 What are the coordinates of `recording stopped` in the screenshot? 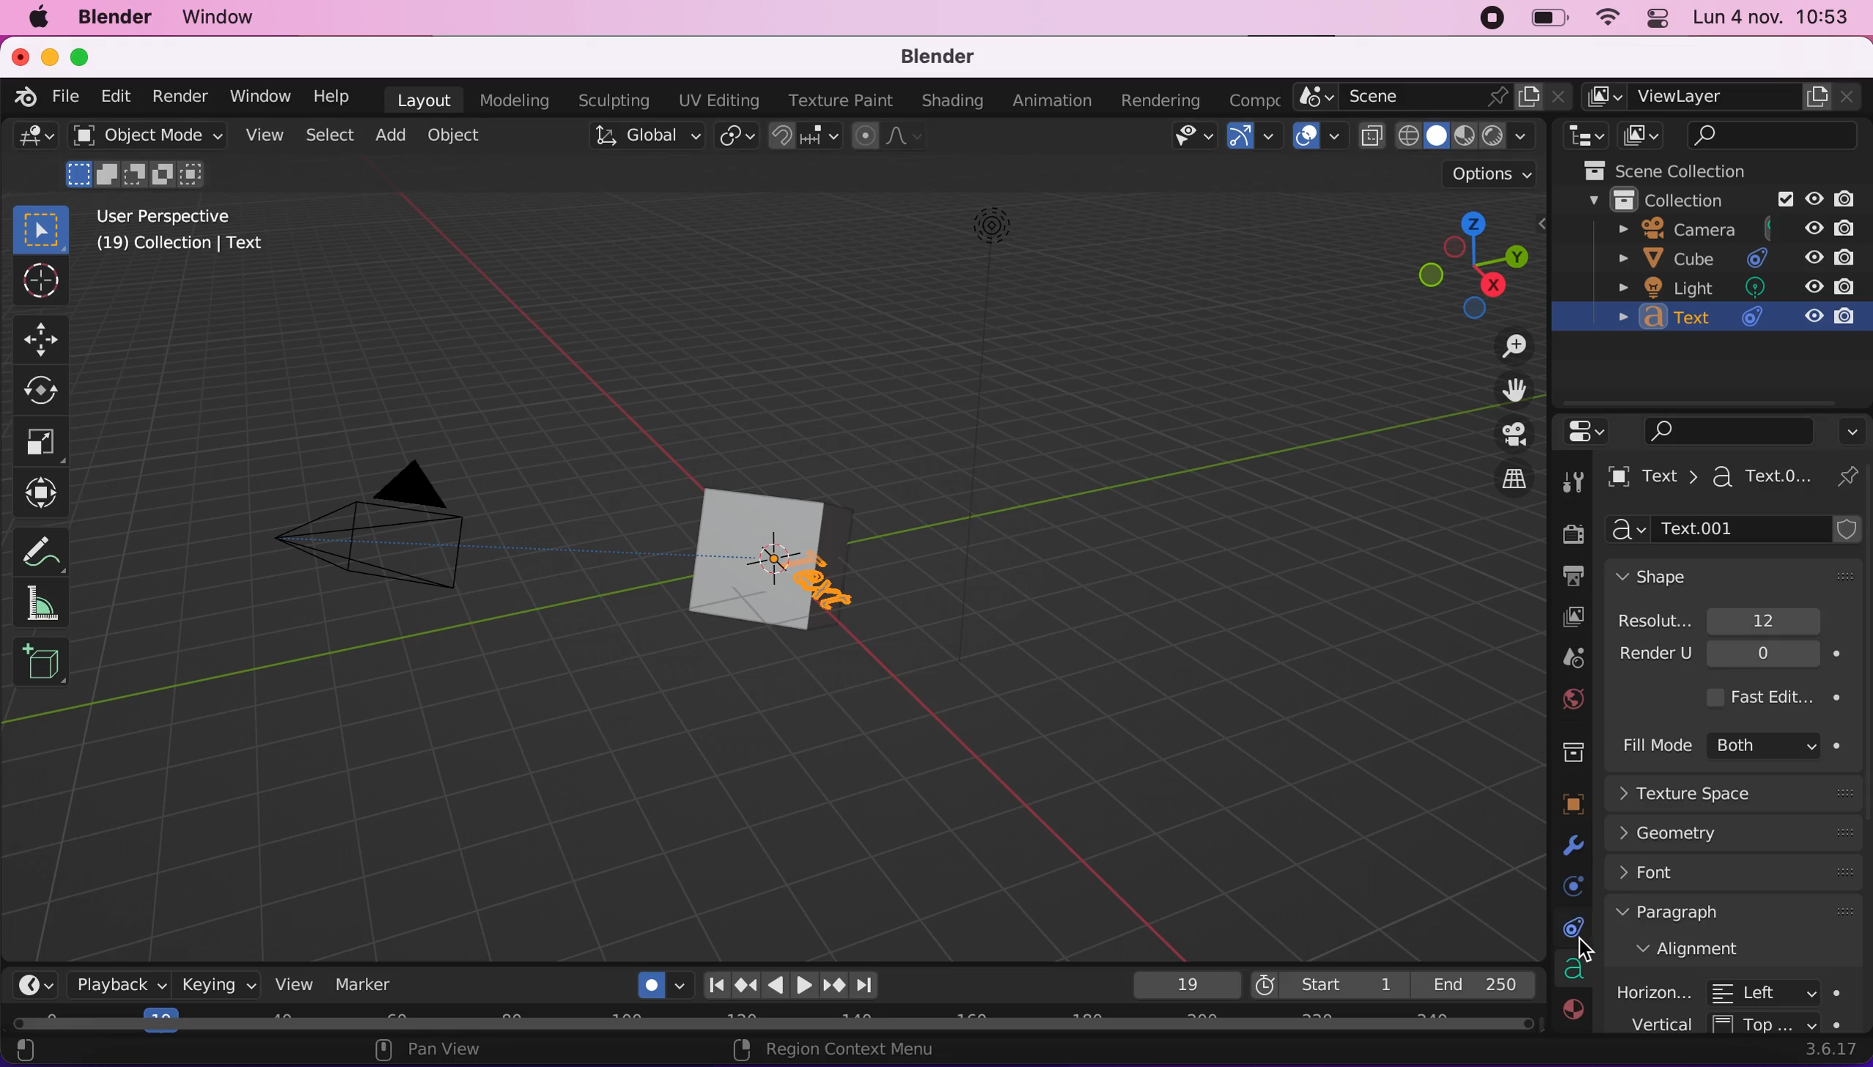 It's located at (1487, 19).